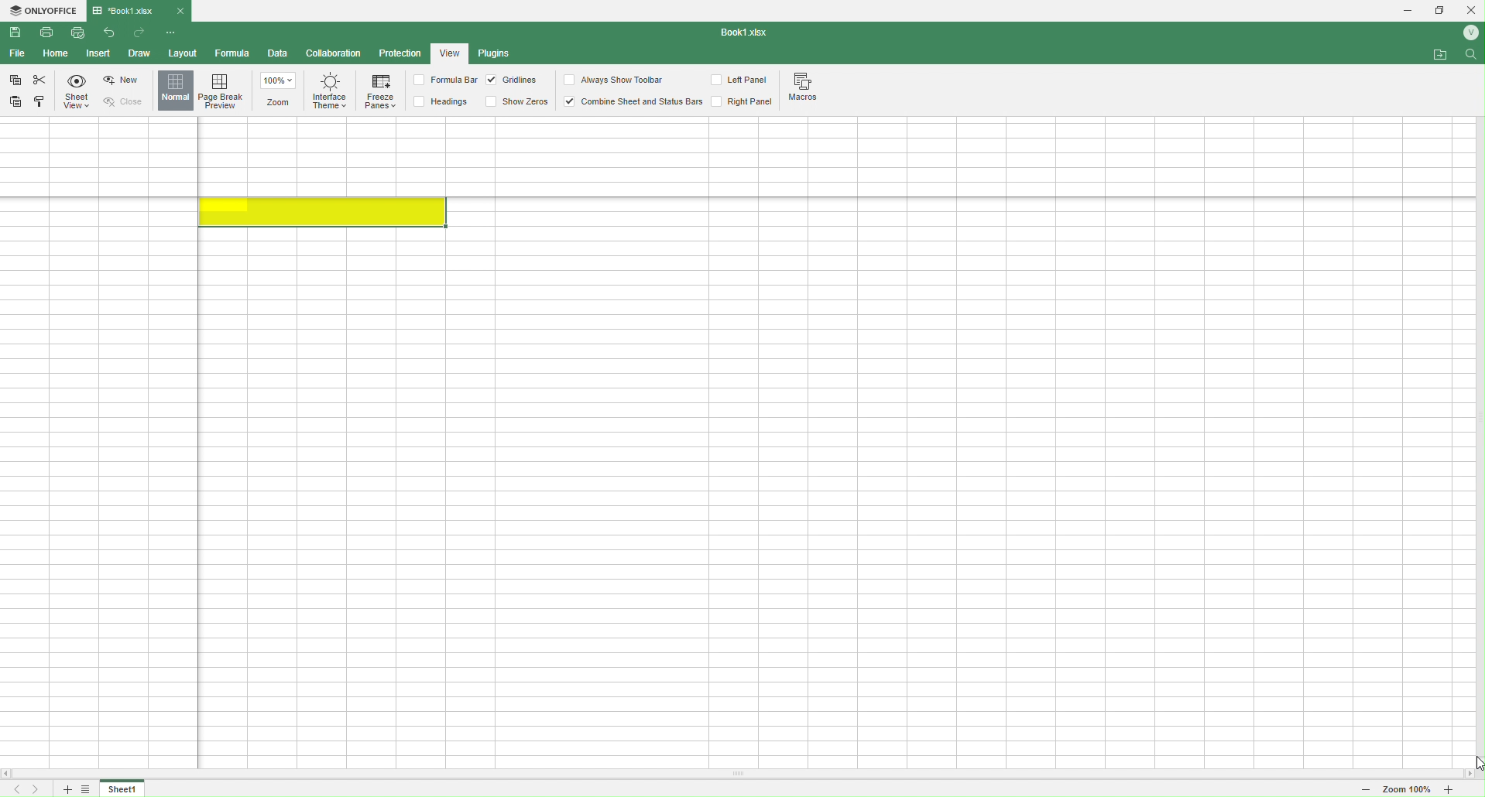 The height and width of the screenshot is (797, 1485). What do you see at coordinates (742, 81) in the screenshot?
I see `Left Panel` at bounding box center [742, 81].